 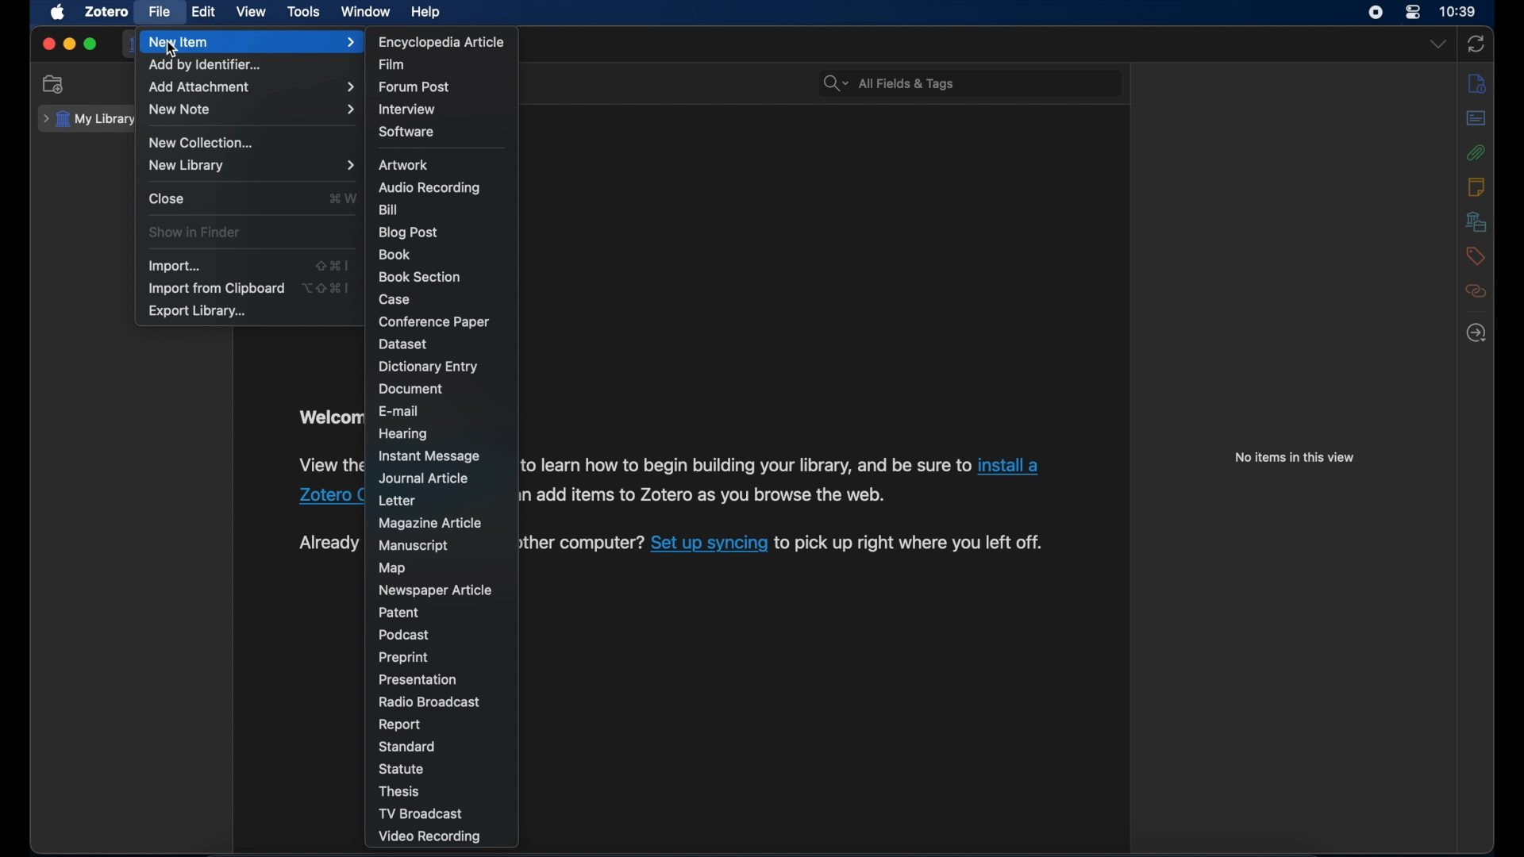 I want to click on instant message, so click(x=432, y=457).